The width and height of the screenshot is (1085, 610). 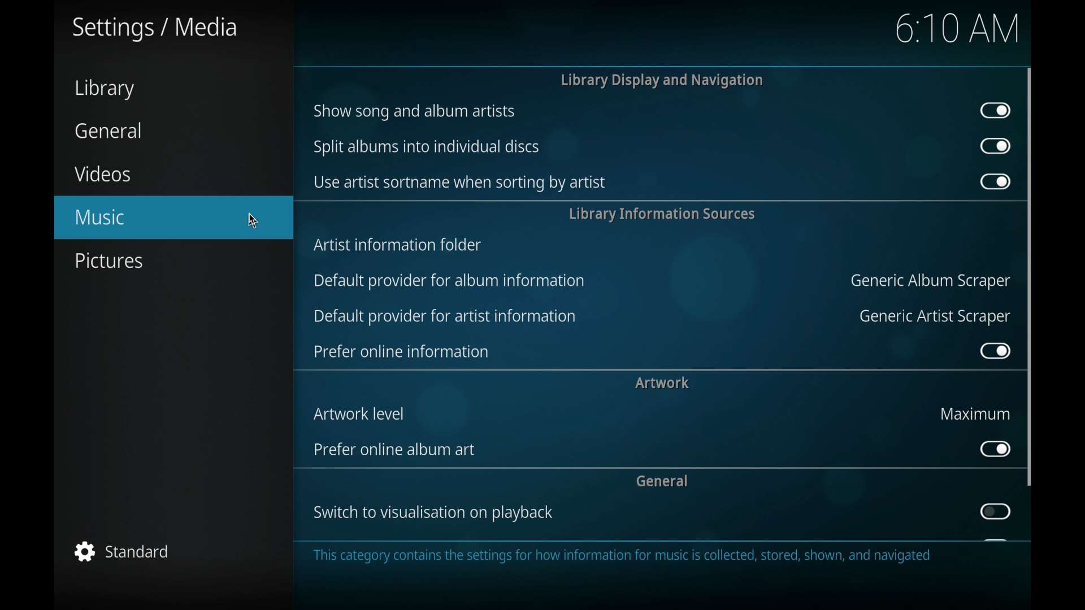 I want to click on default provider for album information, so click(x=449, y=280).